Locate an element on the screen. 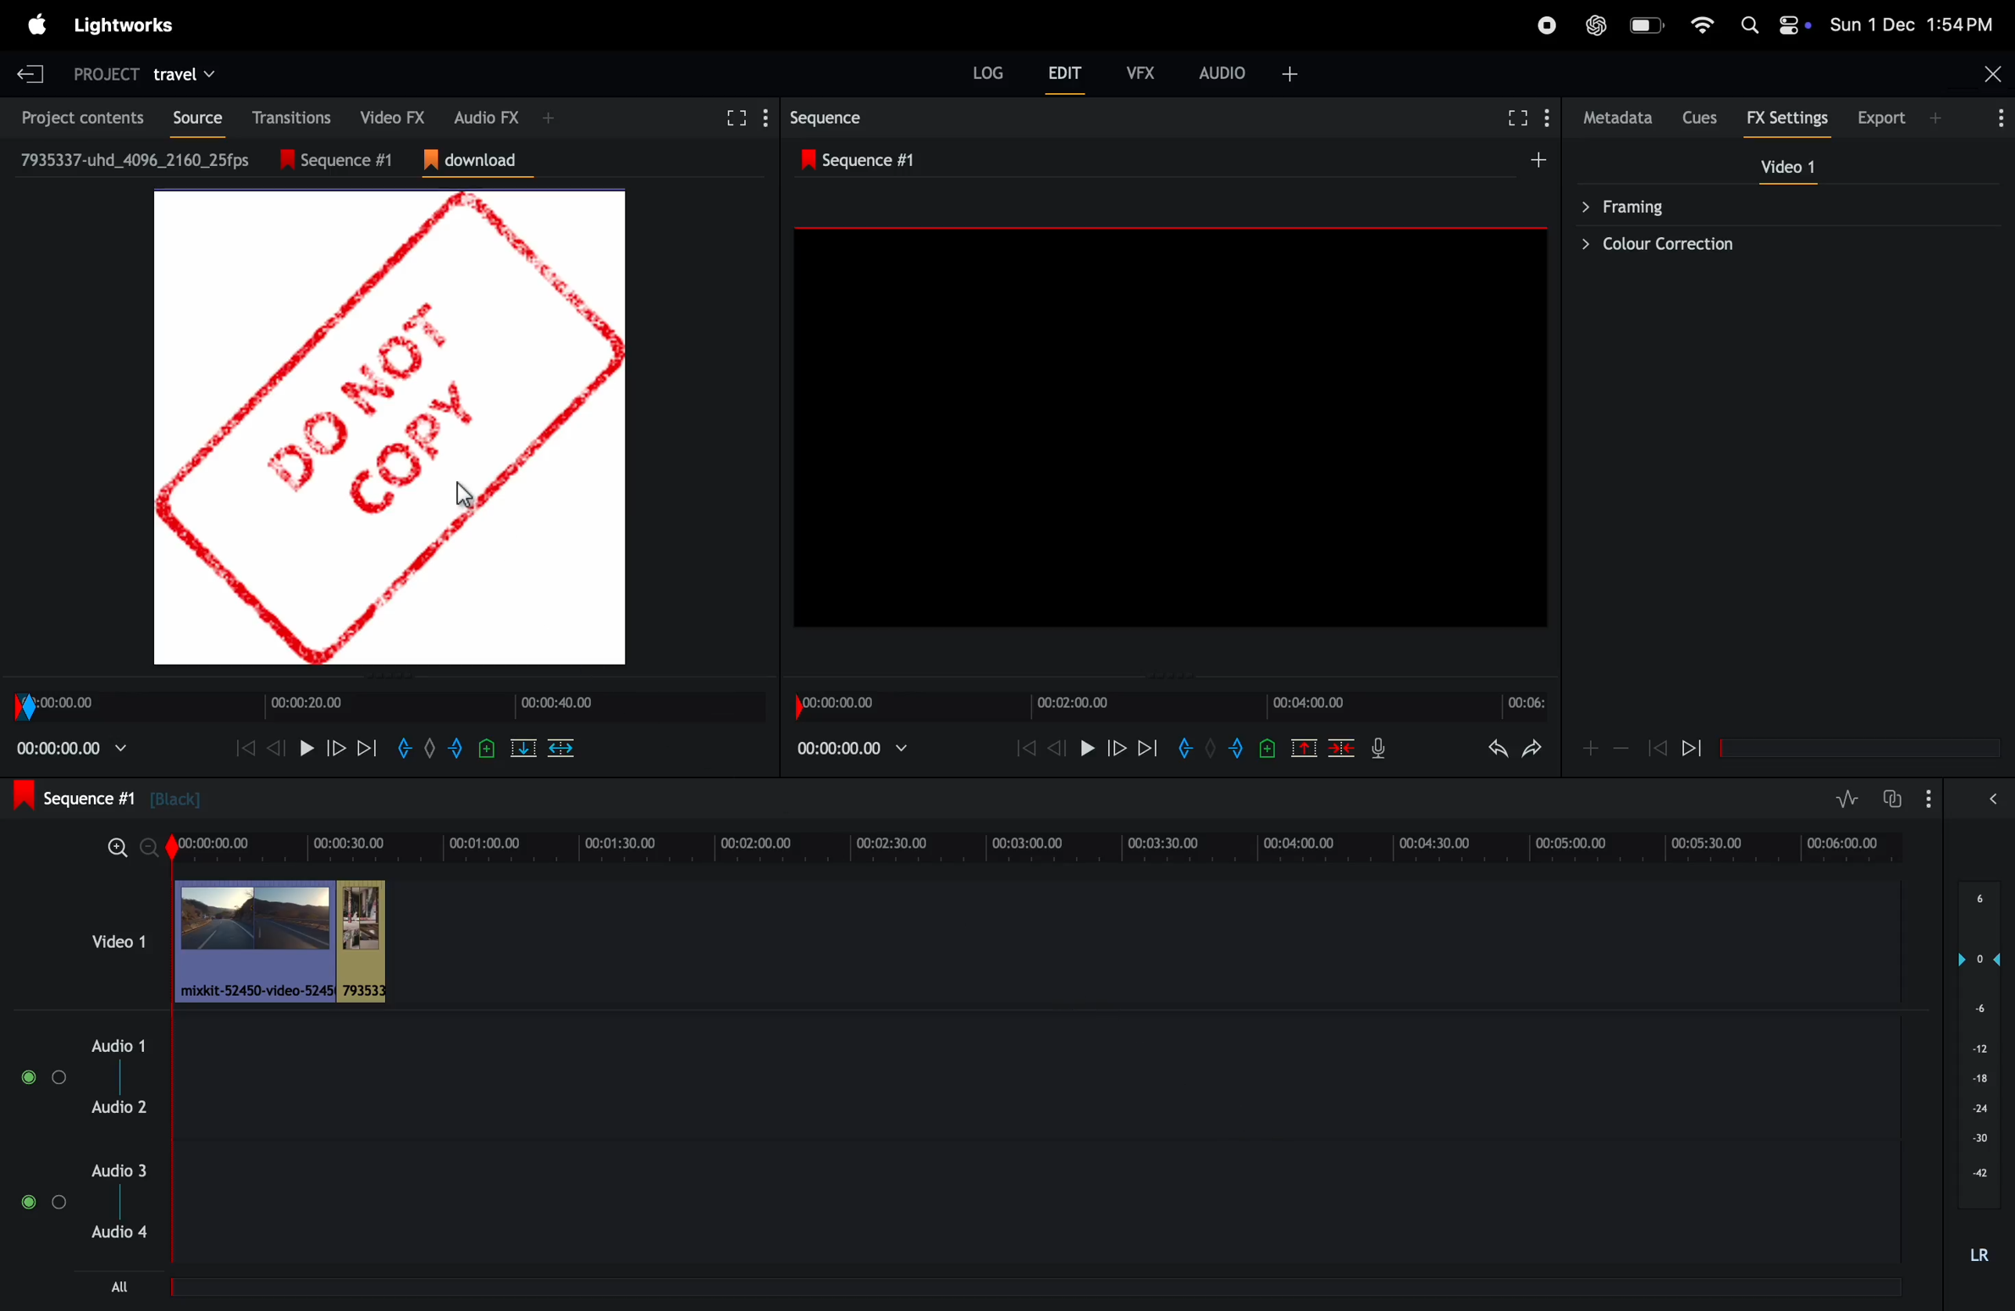 This screenshot has height=1311, width=2015. log is located at coordinates (988, 72).